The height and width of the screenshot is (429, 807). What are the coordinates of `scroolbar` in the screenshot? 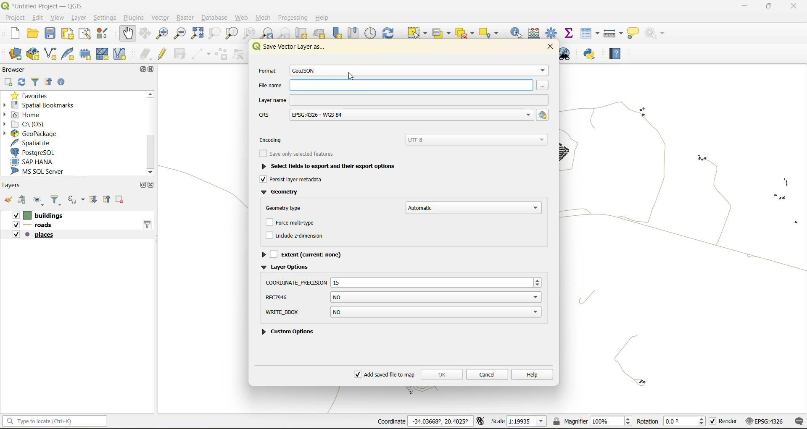 It's located at (151, 131).